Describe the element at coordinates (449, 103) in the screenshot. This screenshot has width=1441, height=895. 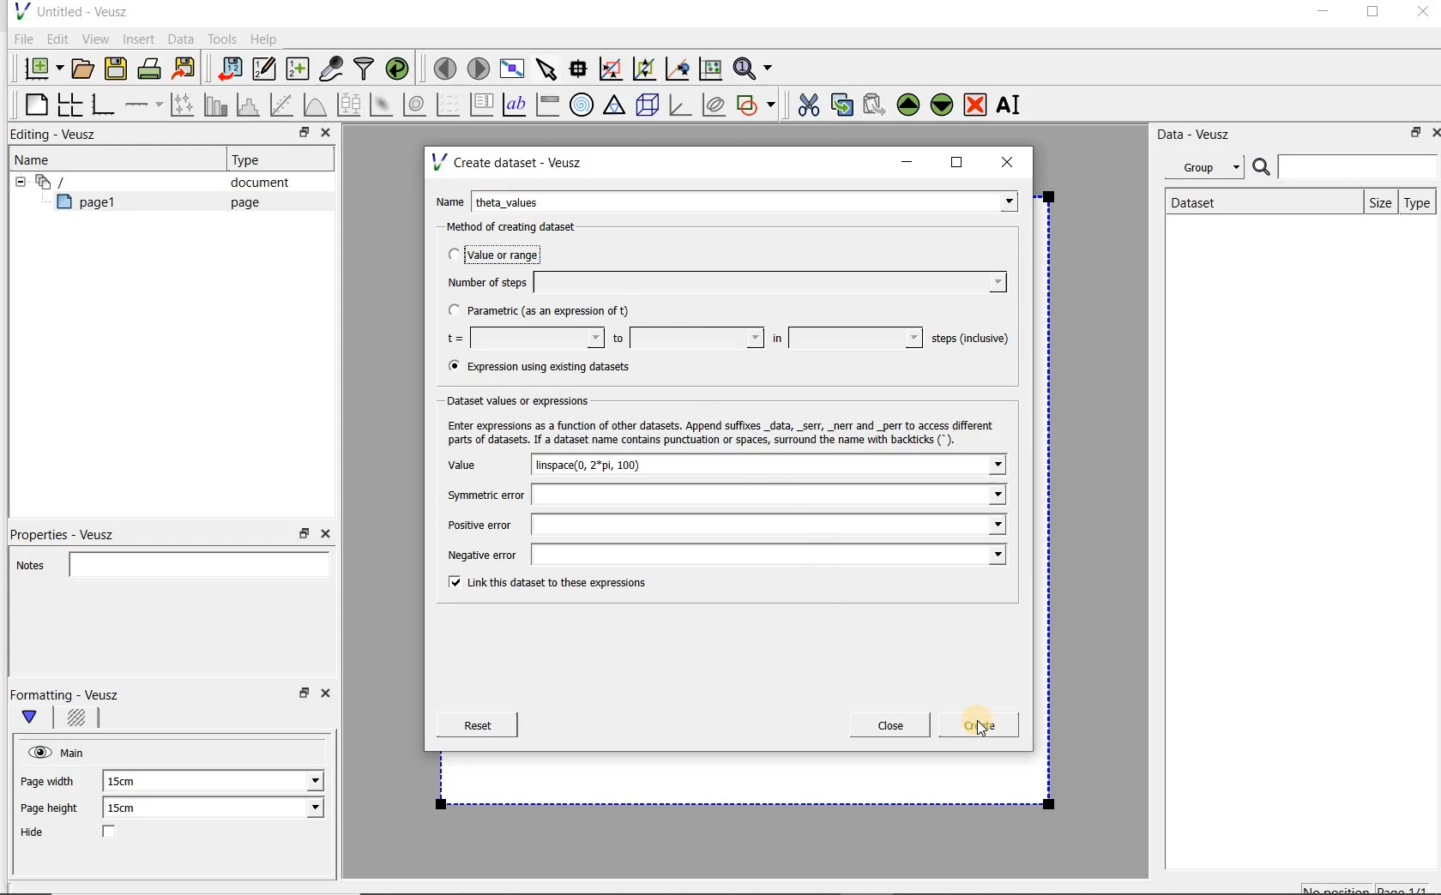
I see `plot a vector field` at that location.